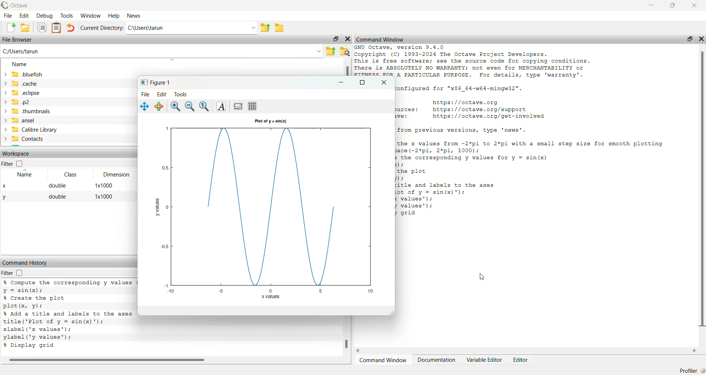 The width and height of the screenshot is (706, 375). What do you see at coordinates (362, 82) in the screenshot?
I see `resize` at bounding box center [362, 82].